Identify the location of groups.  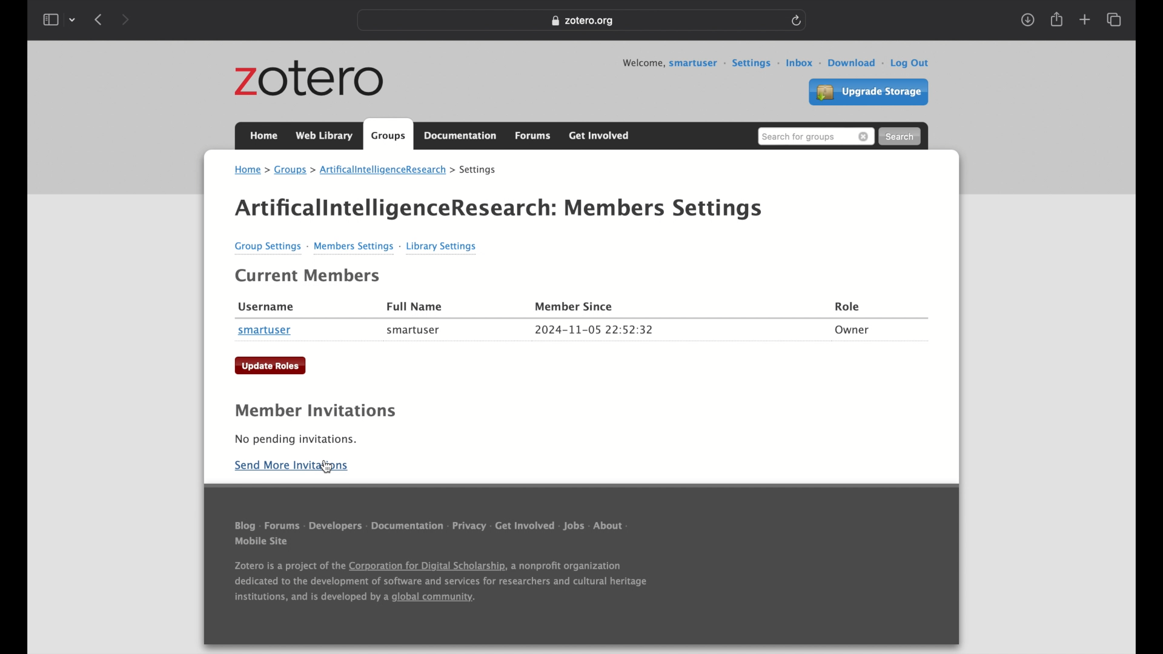
(295, 170).